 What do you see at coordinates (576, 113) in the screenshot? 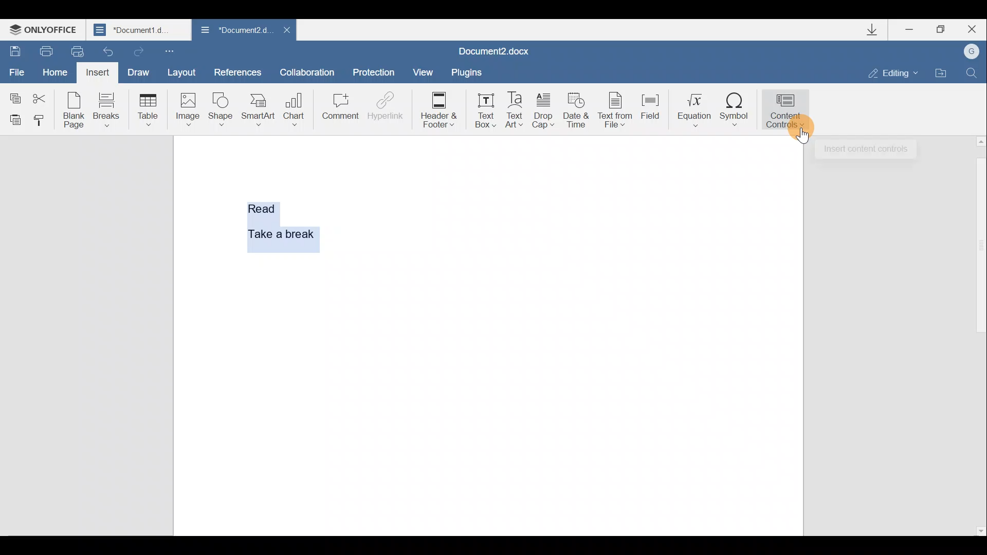
I see `Date & time` at bounding box center [576, 113].